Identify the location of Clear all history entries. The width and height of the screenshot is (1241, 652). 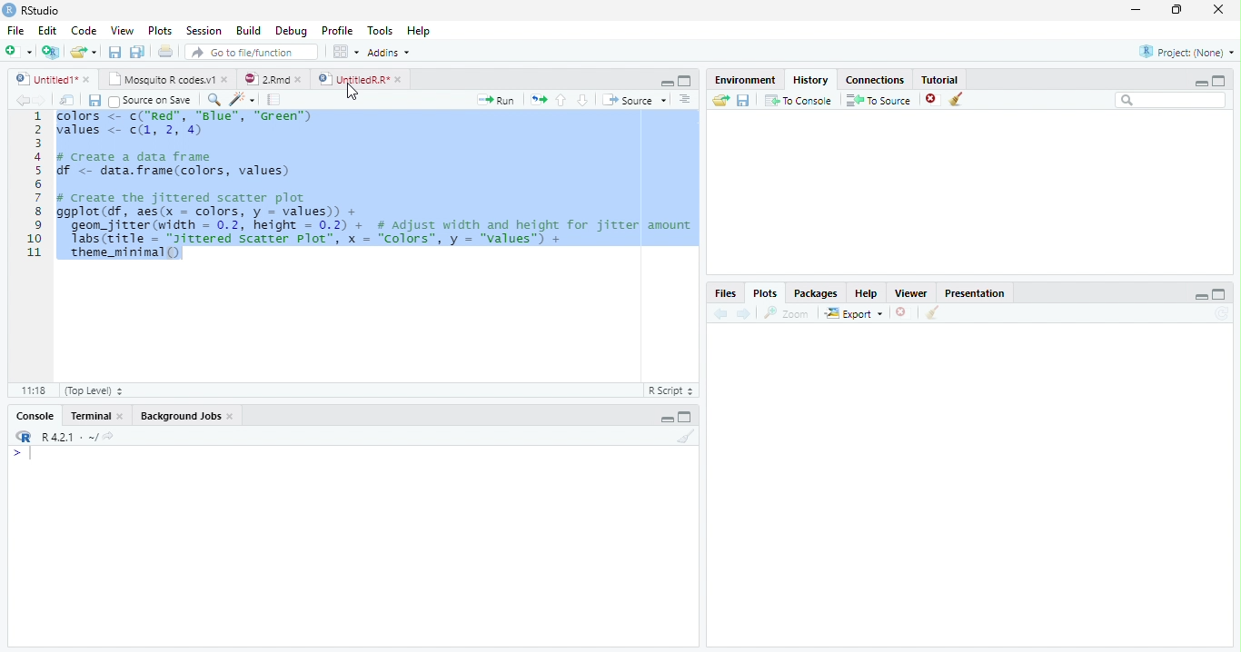
(958, 99).